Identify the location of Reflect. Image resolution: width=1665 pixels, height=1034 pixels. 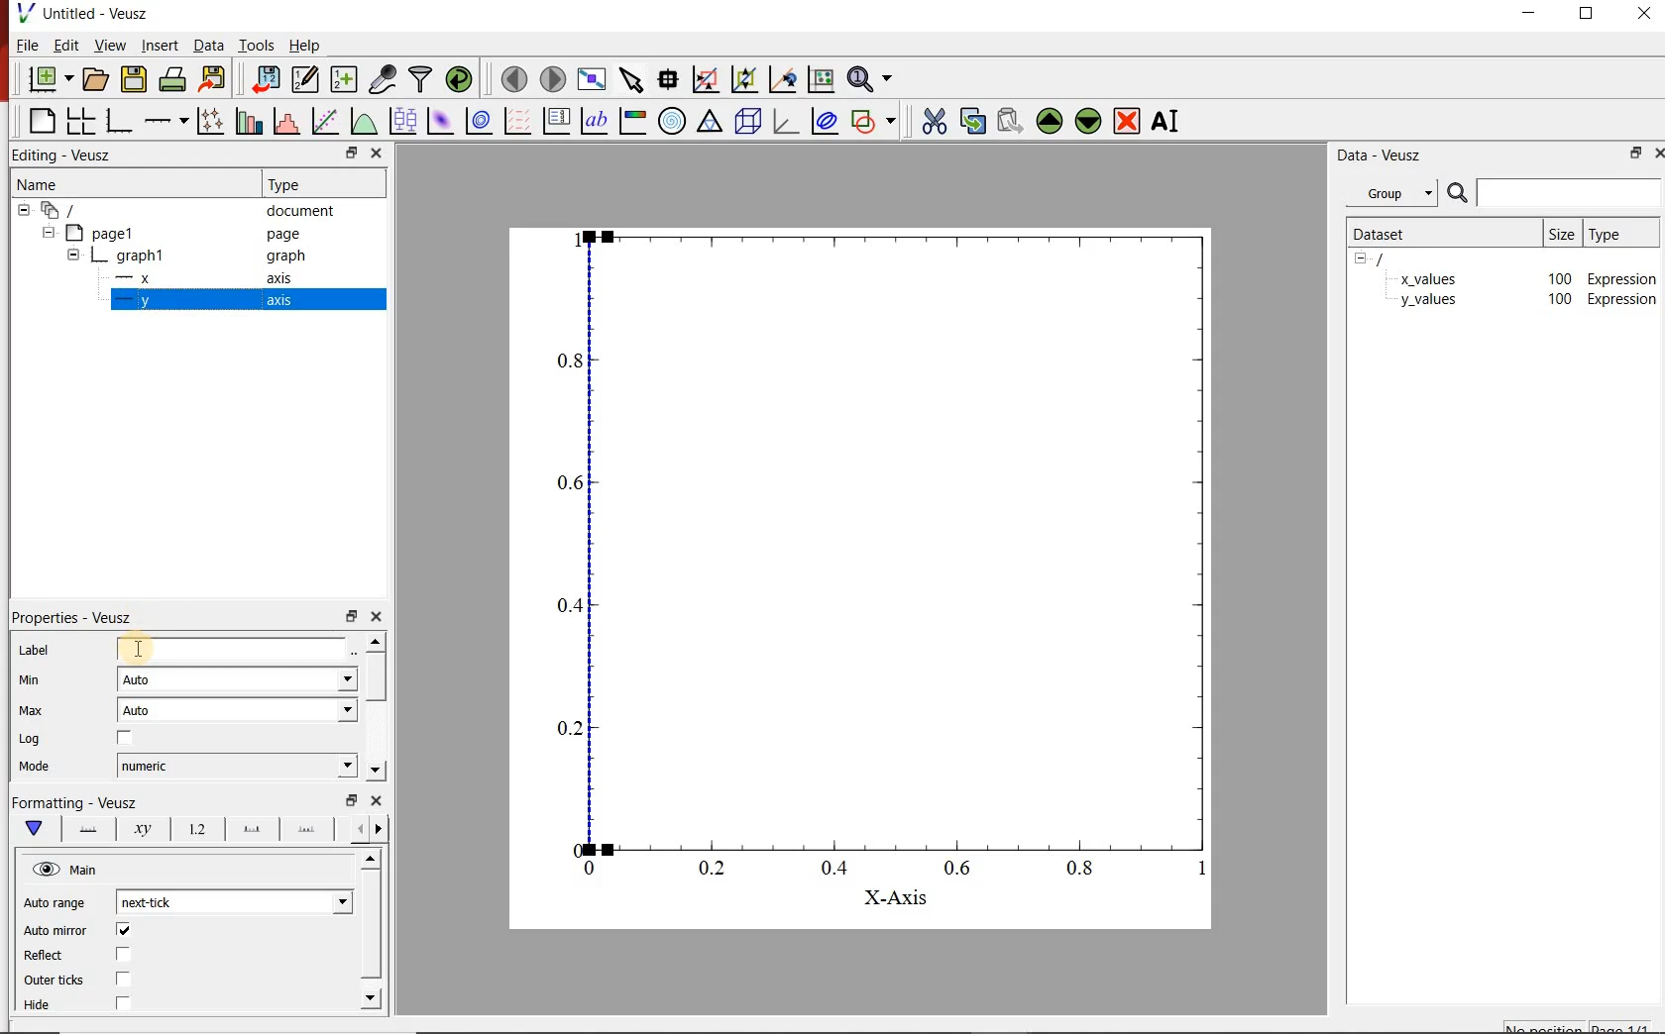
(55, 957).